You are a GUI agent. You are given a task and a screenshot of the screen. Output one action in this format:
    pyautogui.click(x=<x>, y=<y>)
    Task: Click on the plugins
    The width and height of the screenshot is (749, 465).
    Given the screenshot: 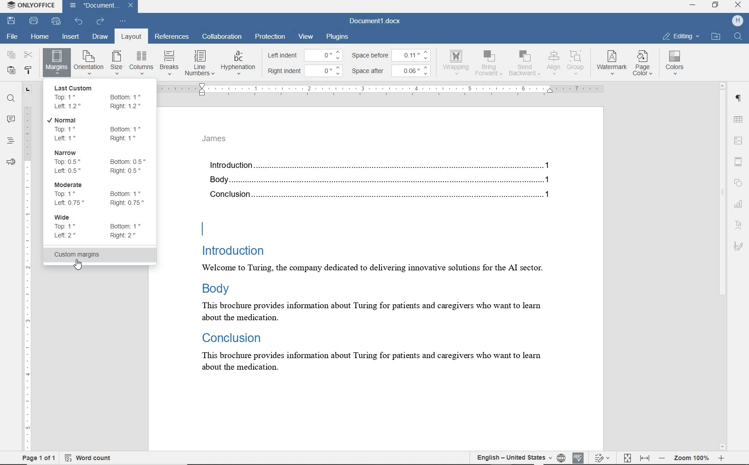 What is the action you would take?
    pyautogui.click(x=339, y=36)
    